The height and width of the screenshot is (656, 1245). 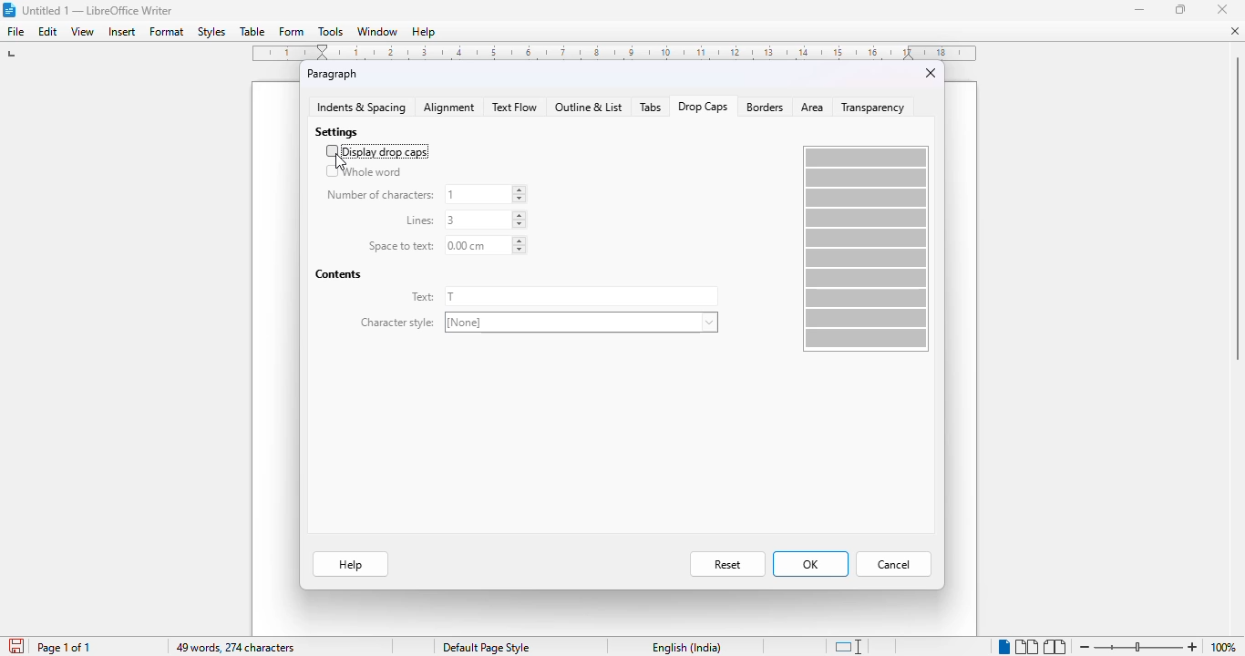 I want to click on maximize, so click(x=1182, y=9).